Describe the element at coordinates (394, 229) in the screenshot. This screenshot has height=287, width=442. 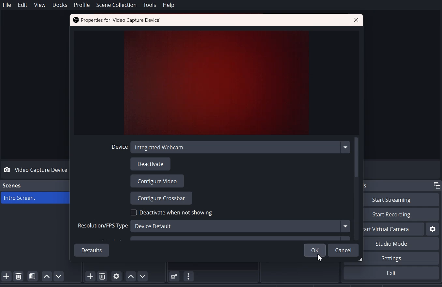
I see `Start Virtual camera` at that location.